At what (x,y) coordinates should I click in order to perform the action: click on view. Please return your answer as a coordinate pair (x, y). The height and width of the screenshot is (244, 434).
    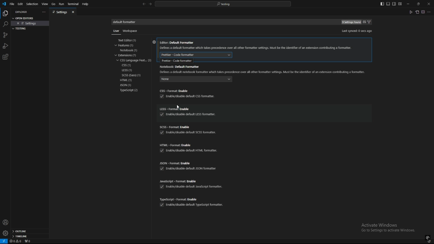
    Looking at the image, I should click on (45, 4).